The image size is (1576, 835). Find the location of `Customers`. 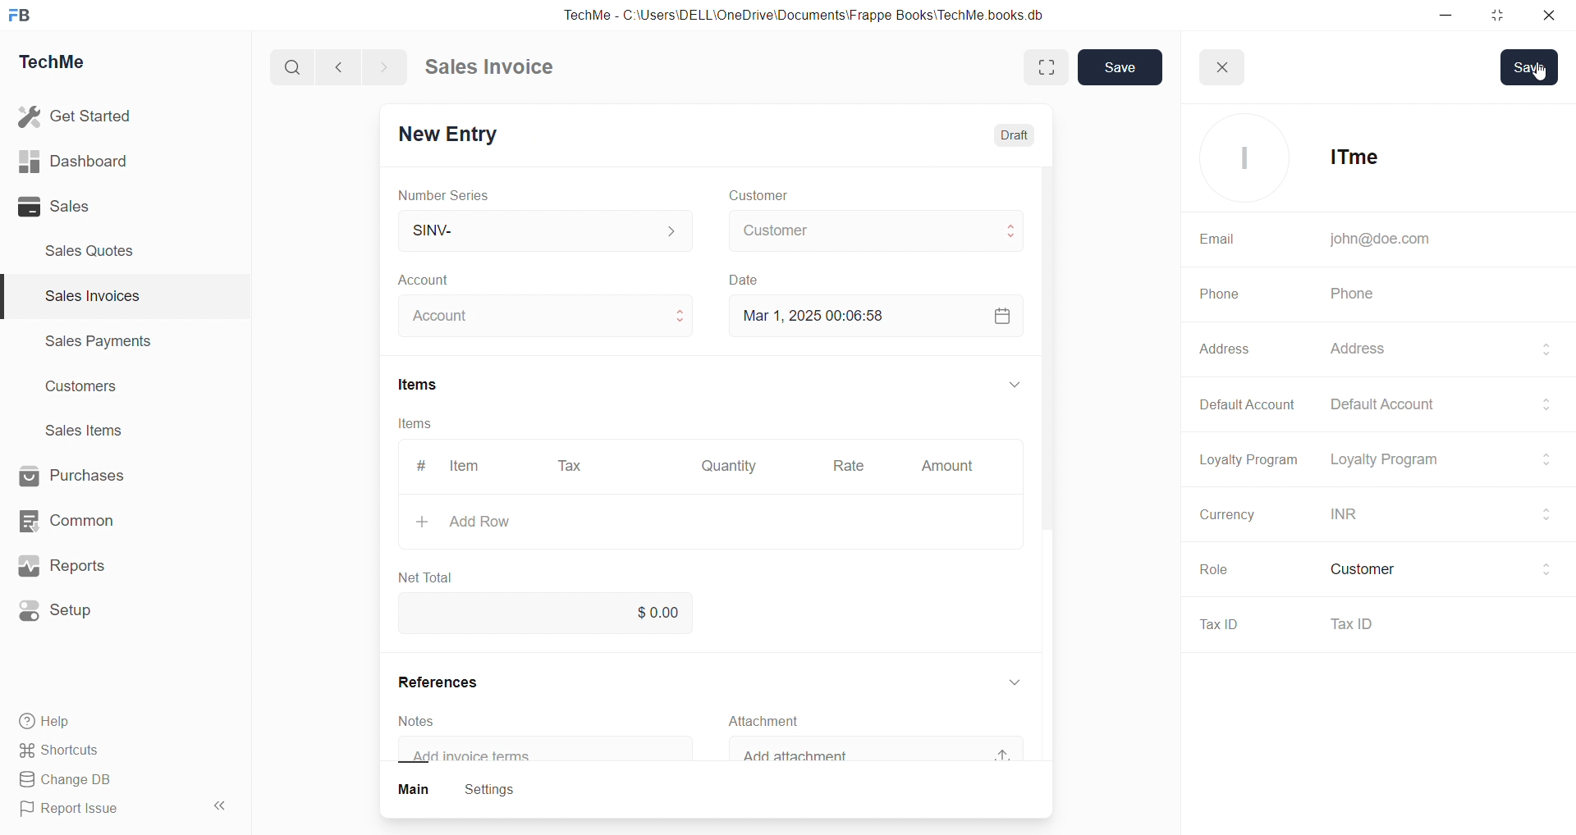

Customers is located at coordinates (90, 390).